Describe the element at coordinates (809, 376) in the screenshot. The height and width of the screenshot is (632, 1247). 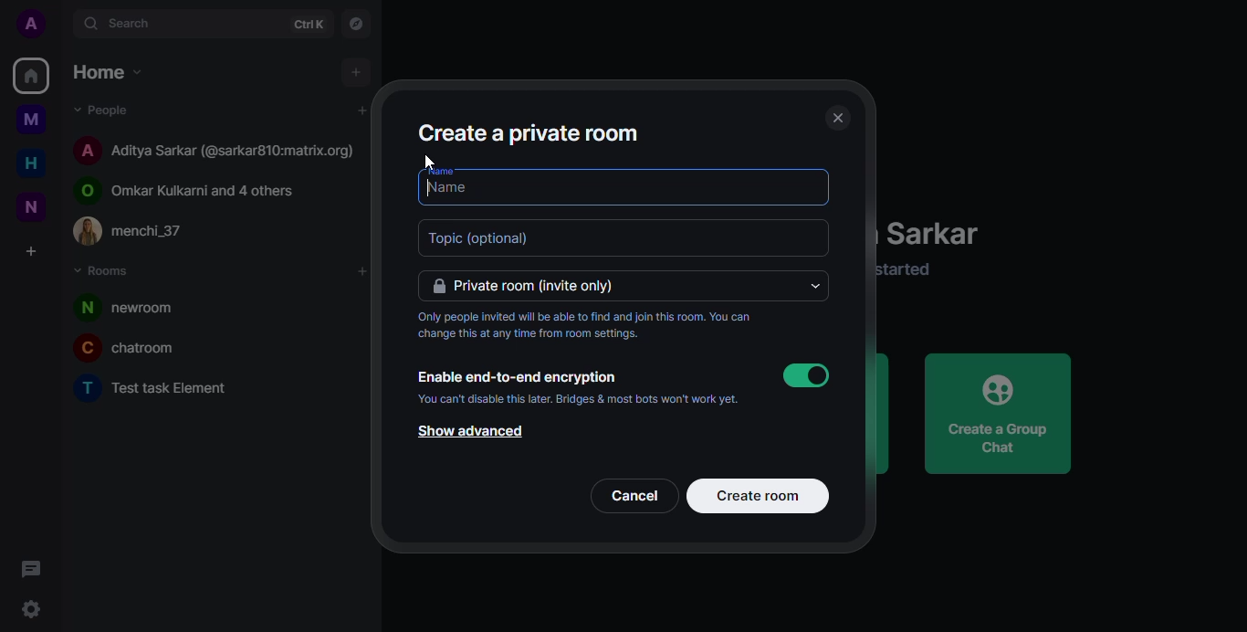
I see `enabled` at that location.